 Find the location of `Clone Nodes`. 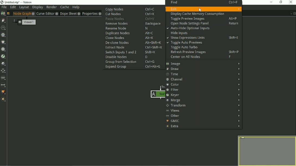

Clone Nodes is located at coordinates (130, 38).